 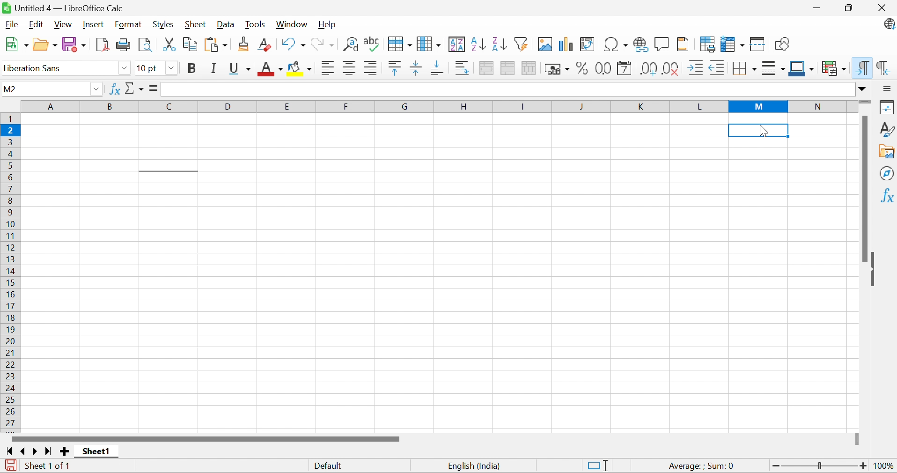 I want to click on Merge and center or unmerge cells depending on the current toggle state, so click(x=487, y=68).